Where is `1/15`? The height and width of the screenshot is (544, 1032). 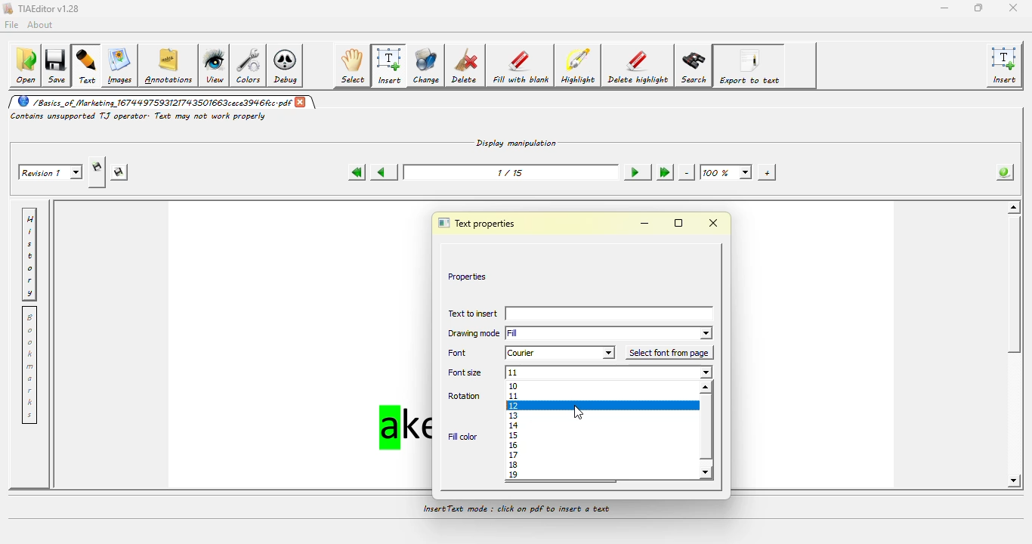
1/15 is located at coordinates (509, 172).